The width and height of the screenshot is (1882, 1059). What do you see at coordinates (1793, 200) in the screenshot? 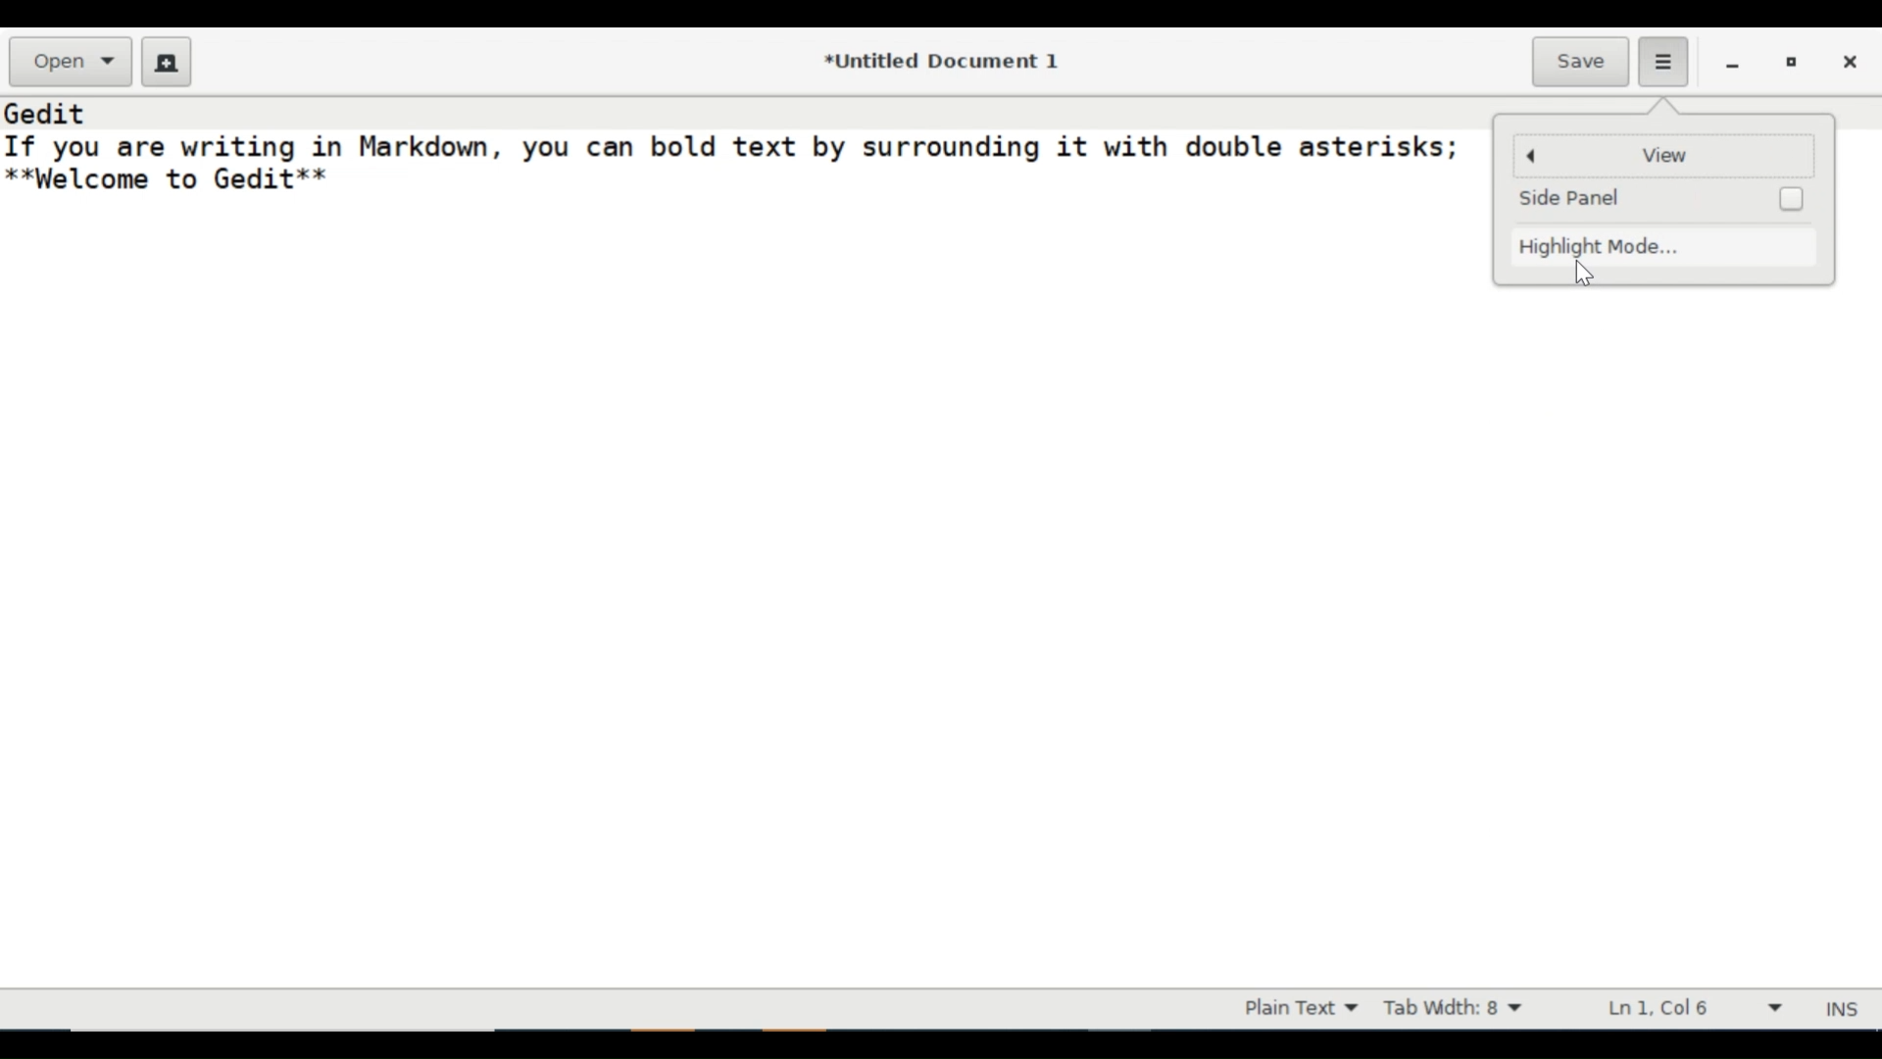
I see `Checkbox` at bounding box center [1793, 200].